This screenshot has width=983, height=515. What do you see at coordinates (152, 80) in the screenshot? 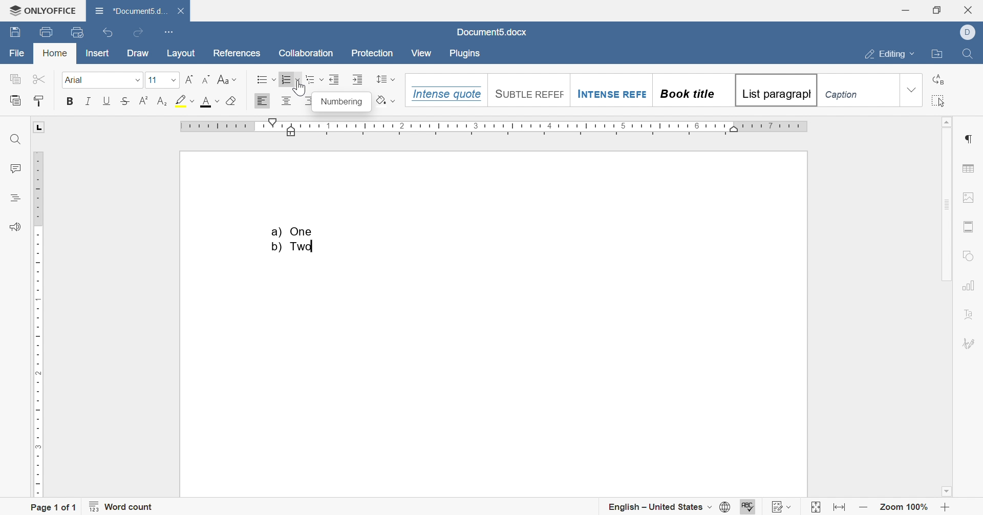
I see `font size` at bounding box center [152, 80].